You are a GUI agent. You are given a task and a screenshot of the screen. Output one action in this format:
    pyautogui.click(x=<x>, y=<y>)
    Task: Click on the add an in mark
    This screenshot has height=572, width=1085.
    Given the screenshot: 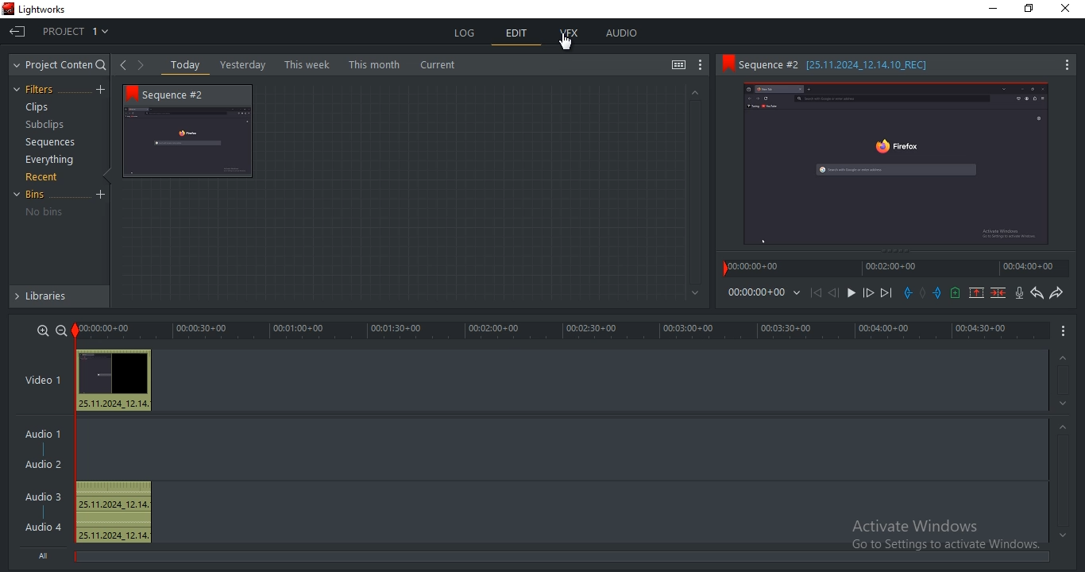 What is the action you would take?
    pyautogui.click(x=907, y=293)
    